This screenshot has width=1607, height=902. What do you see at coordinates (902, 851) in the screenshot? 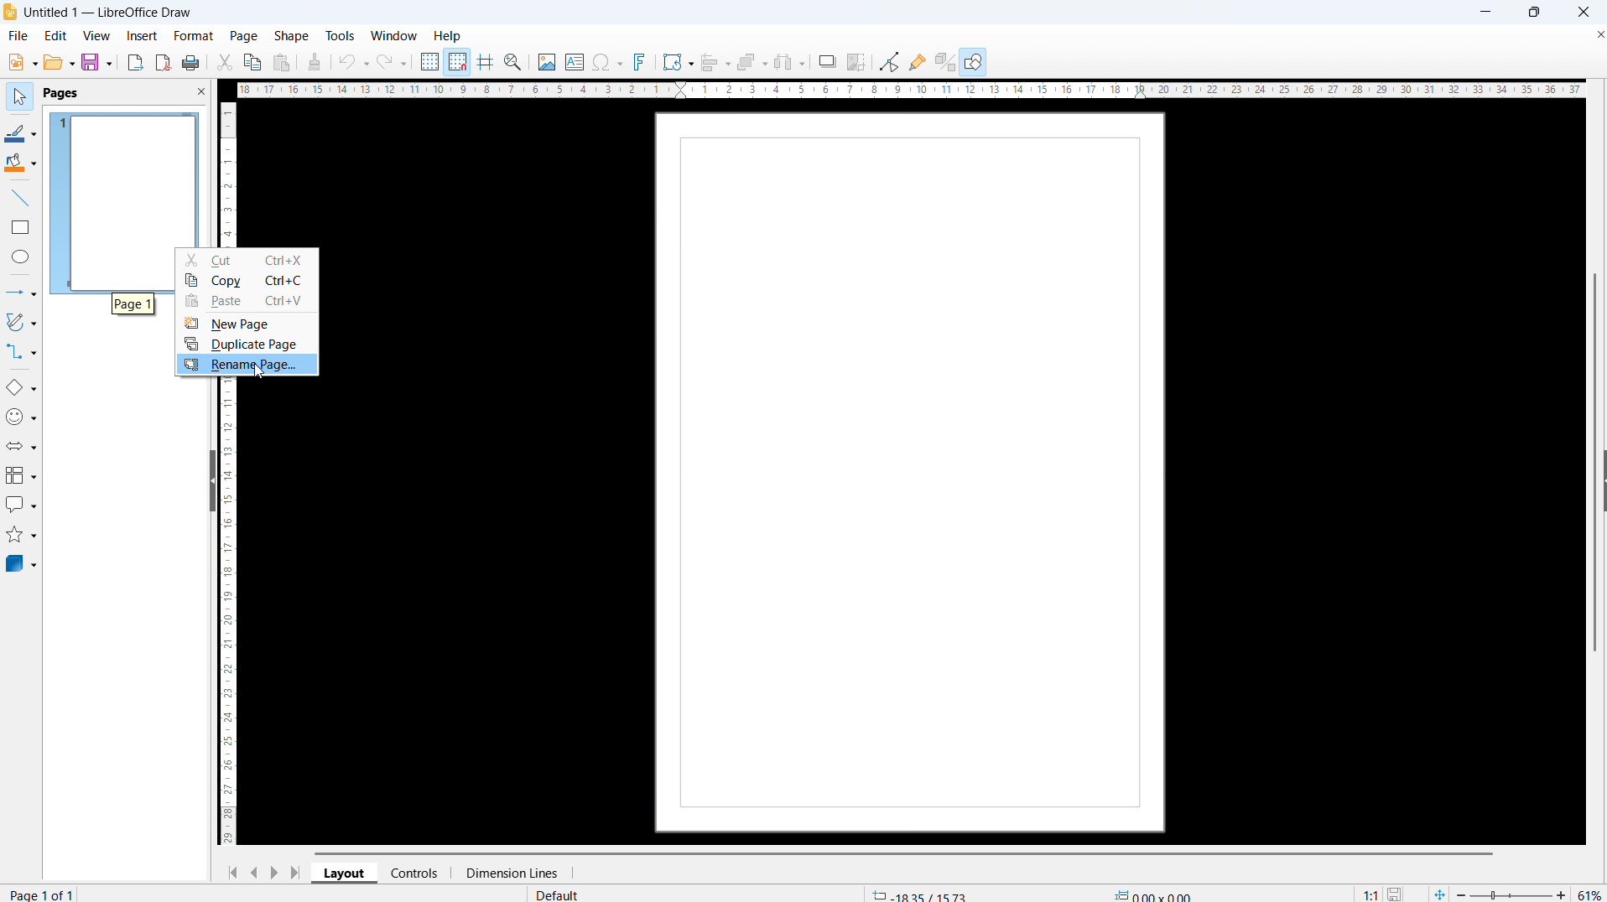
I see `Horizontal scroll bar ` at bounding box center [902, 851].